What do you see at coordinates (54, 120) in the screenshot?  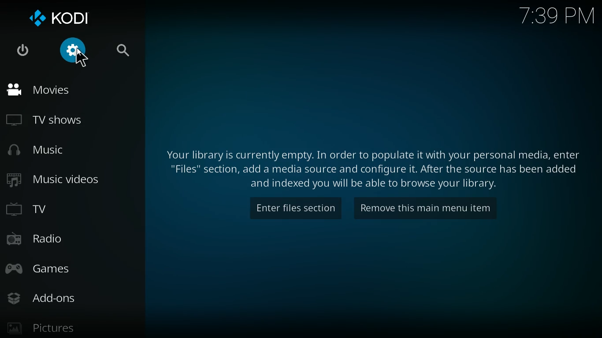 I see `tv shows` at bounding box center [54, 120].